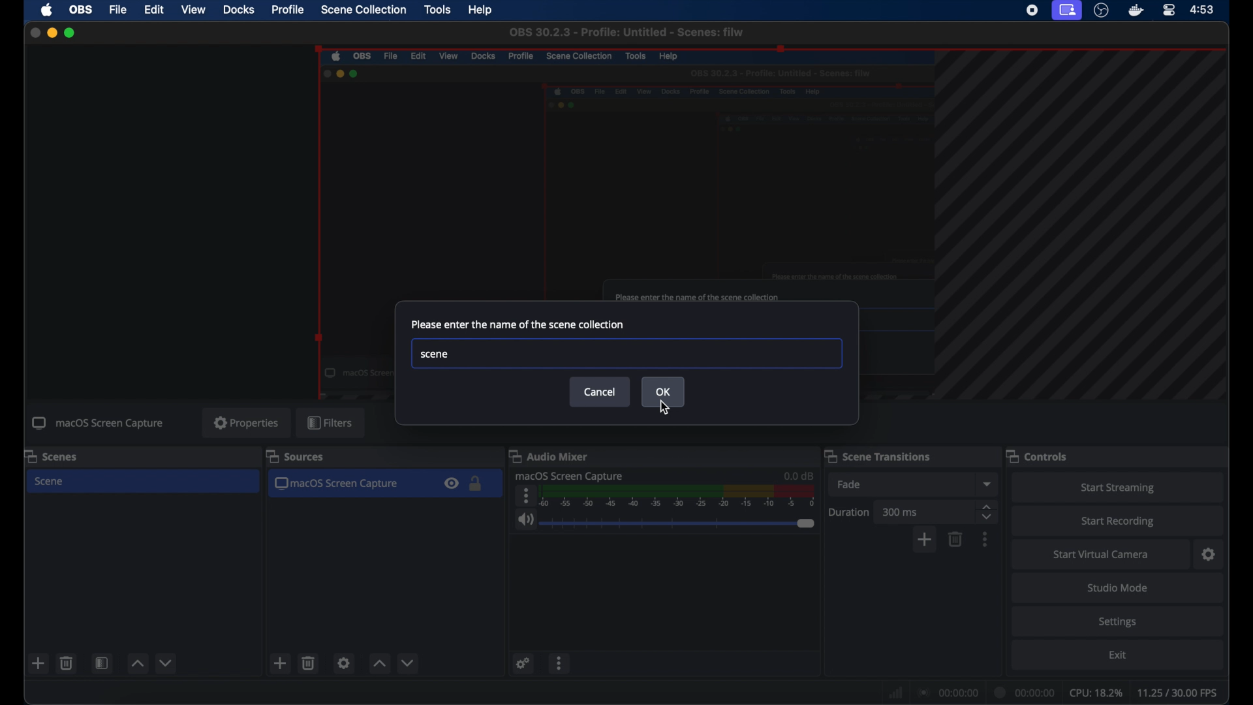  Describe the element at coordinates (166, 663) in the screenshot. I see `decrement` at that location.